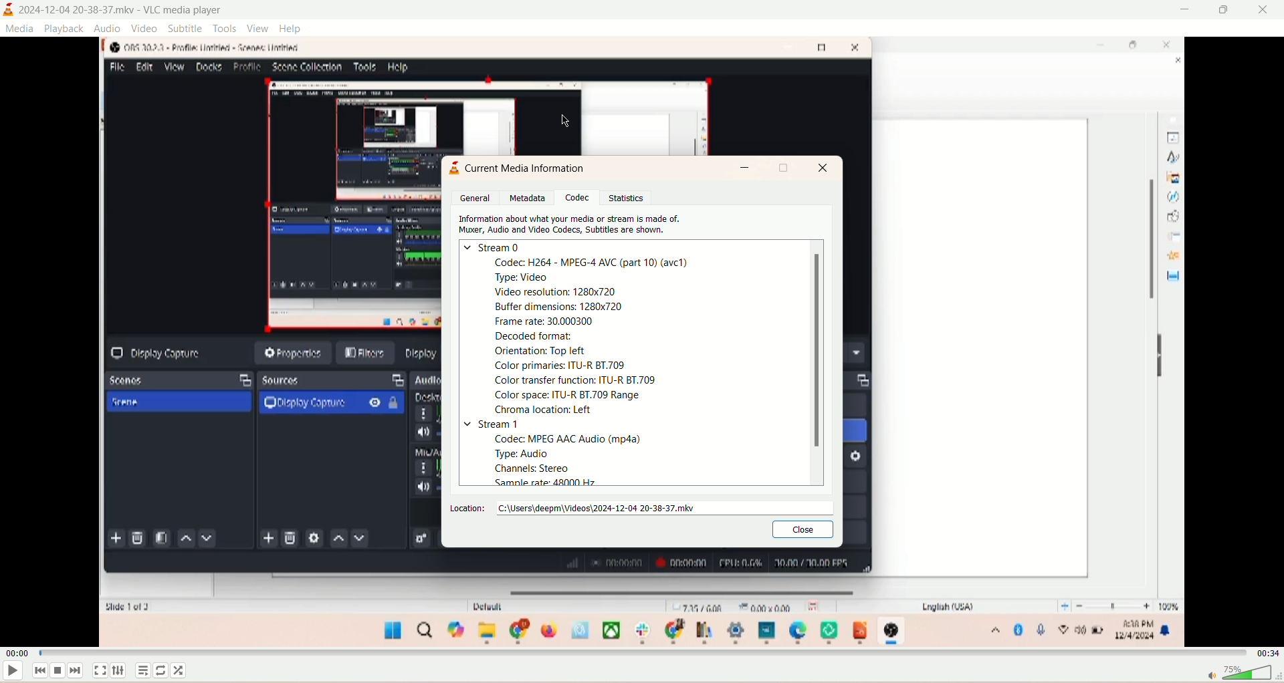 The image size is (1284, 683). Describe the element at coordinates (292, 28) in the screenshot. I see `help` at that location.